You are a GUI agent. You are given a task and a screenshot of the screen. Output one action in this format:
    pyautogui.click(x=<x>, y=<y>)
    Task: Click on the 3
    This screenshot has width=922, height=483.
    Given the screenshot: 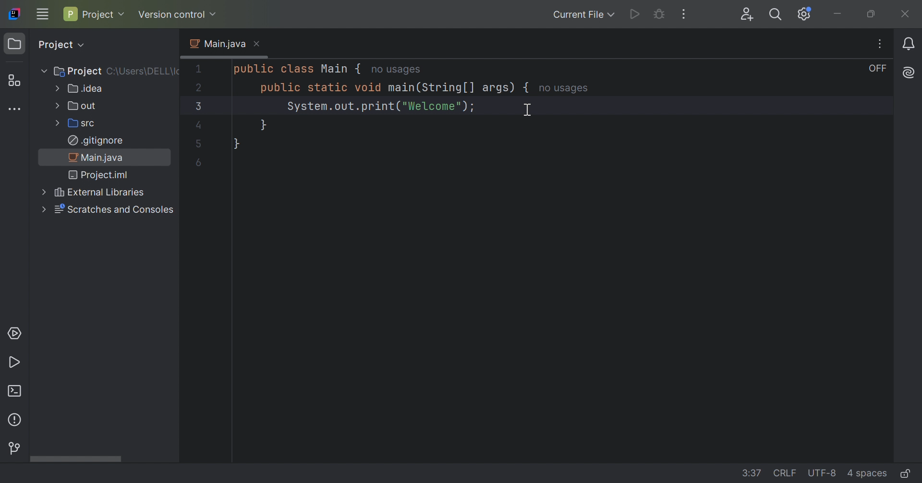 What is the action you would take?
    pyautogui.click(x=196, y=106)
    